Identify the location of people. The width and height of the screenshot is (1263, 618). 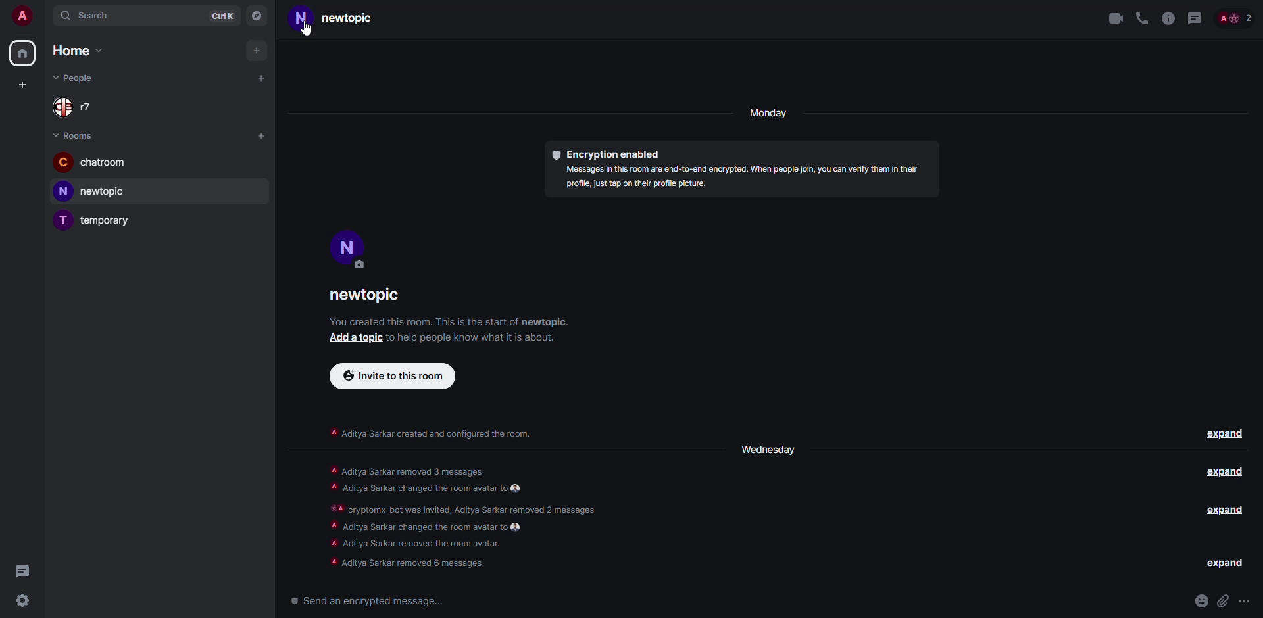
(82, 78).